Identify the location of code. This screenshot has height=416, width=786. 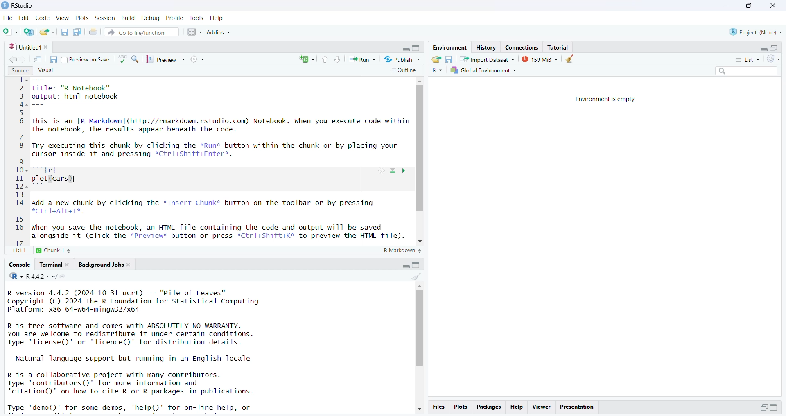
(43, 18).